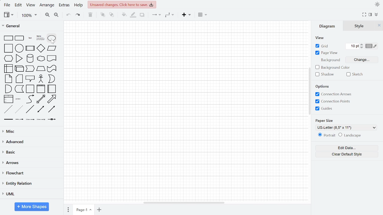 This screenshot has height=215, width=383. What do you see at coordinates (362, 48) in the screenshot?
I see `Increase grid pt` at bounding box center [362, 48].